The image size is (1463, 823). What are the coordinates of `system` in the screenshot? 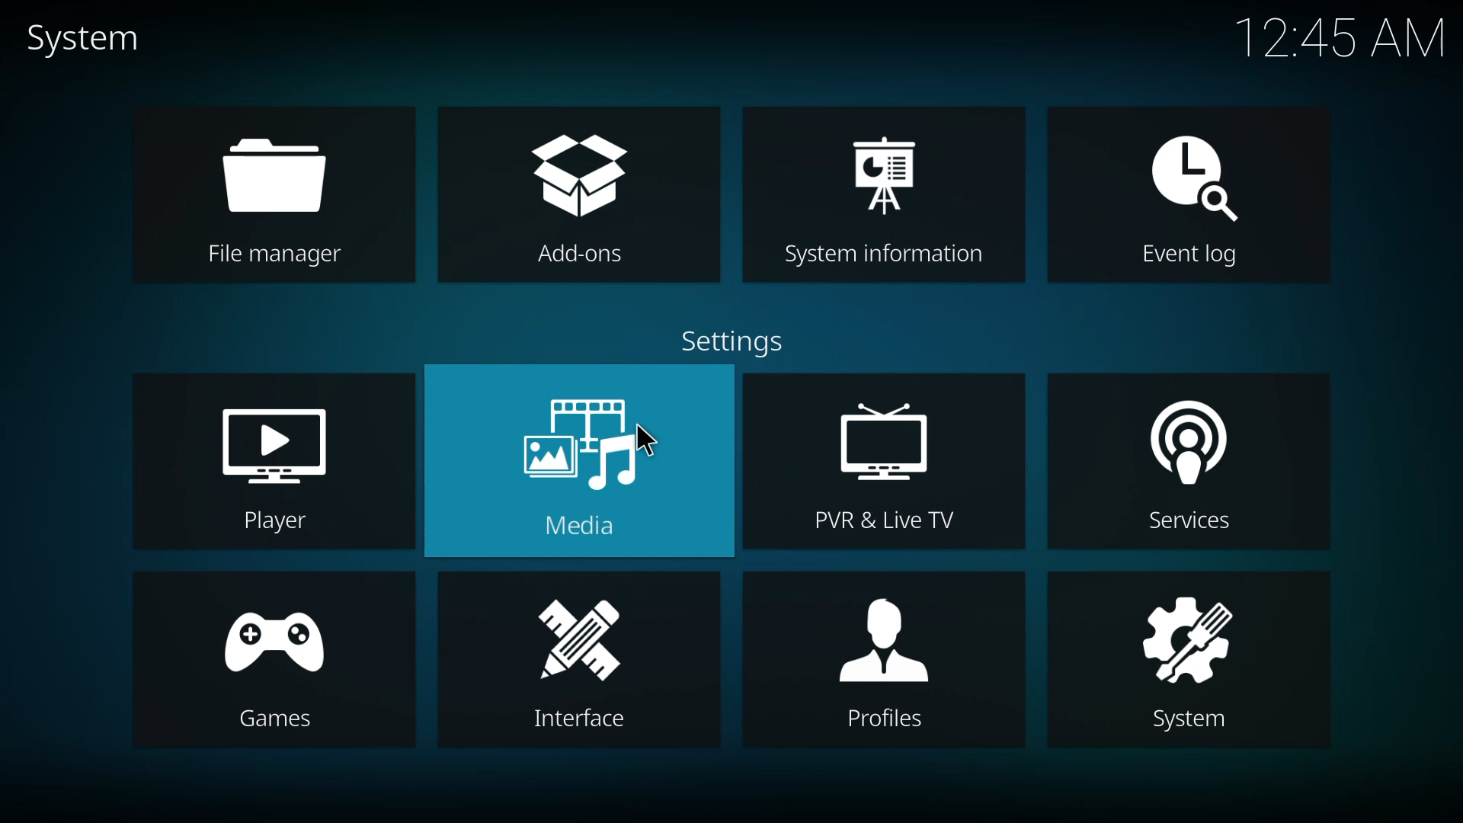 It's located at (1180, 659).